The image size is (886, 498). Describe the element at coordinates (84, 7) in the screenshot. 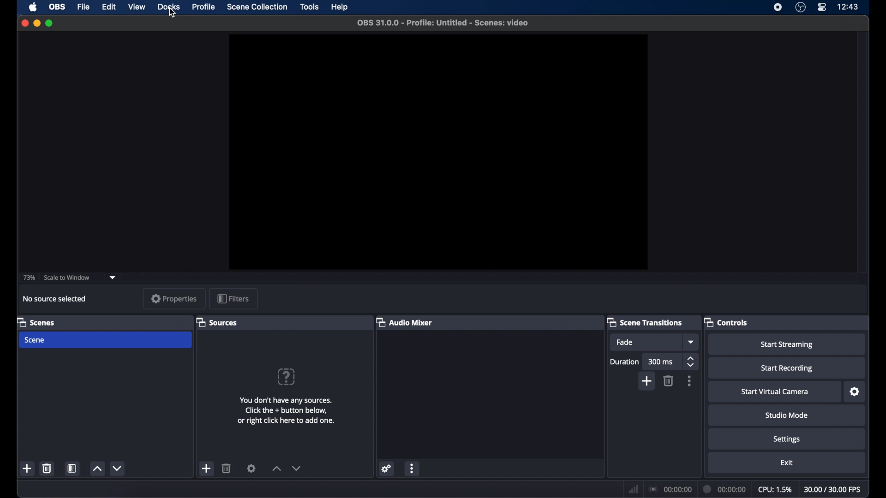

I see `file` at that location.